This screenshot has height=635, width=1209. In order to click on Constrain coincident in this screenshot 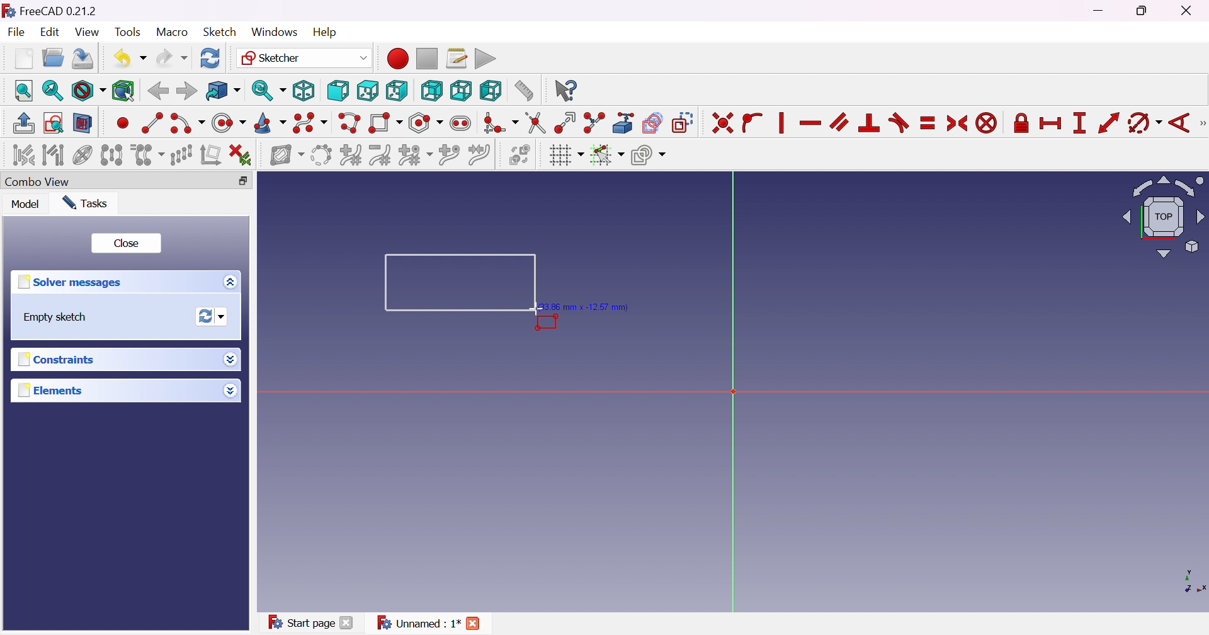, I will do `click(721, 123)`.